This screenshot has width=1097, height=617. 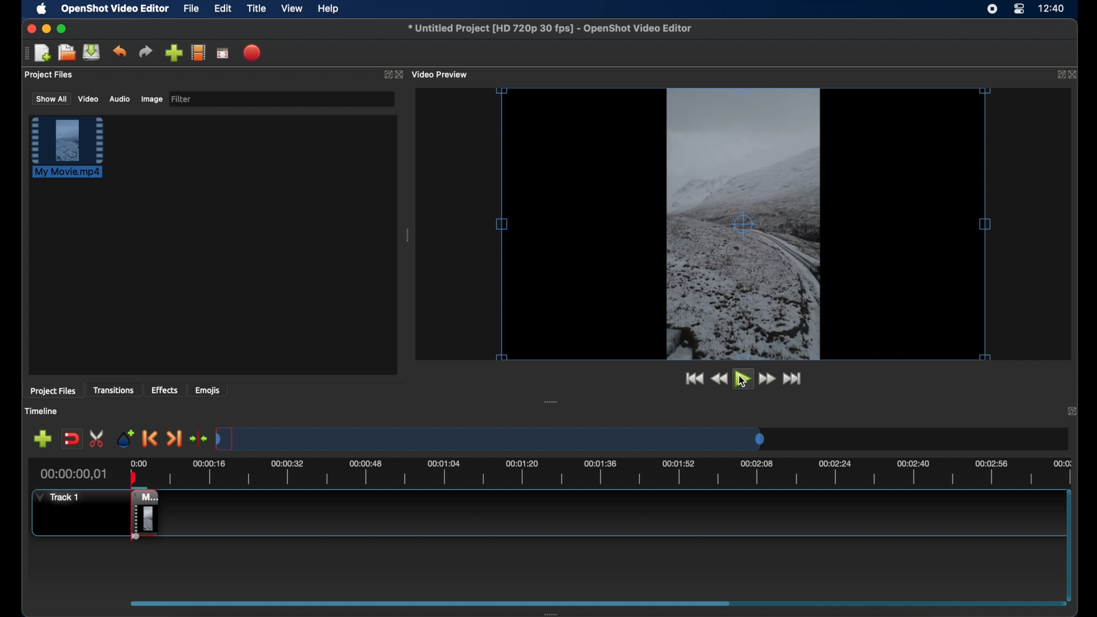 What do you see at coordinates (30, 29) in the screenshot?
I see `close` at bounding box center [30, 29].